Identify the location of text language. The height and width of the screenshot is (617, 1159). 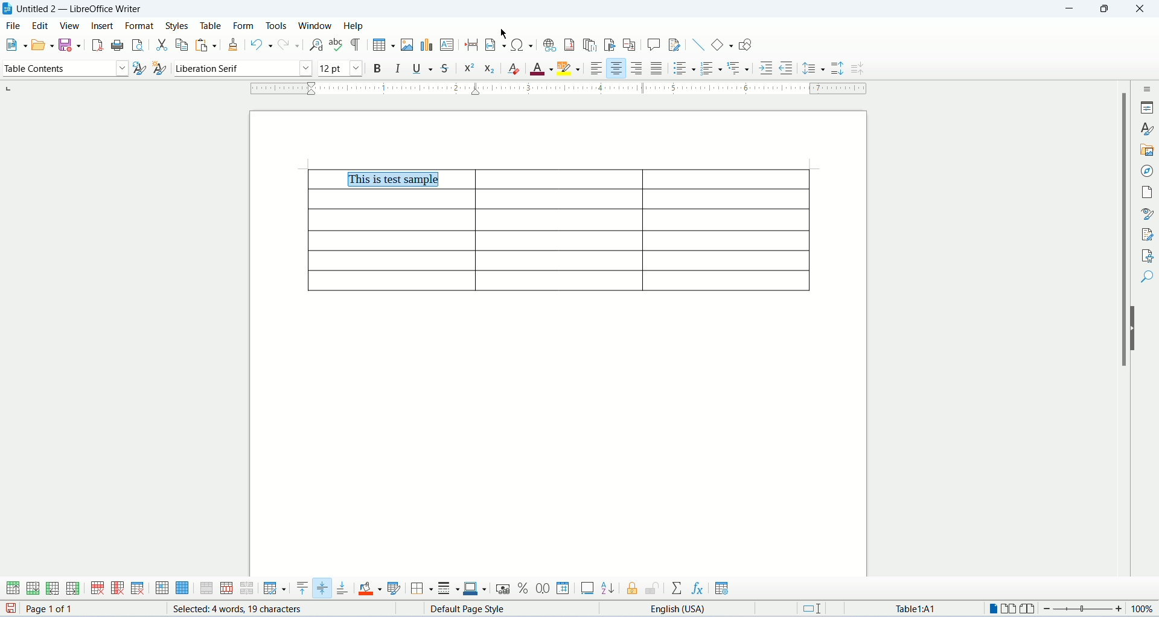
(683, 609).